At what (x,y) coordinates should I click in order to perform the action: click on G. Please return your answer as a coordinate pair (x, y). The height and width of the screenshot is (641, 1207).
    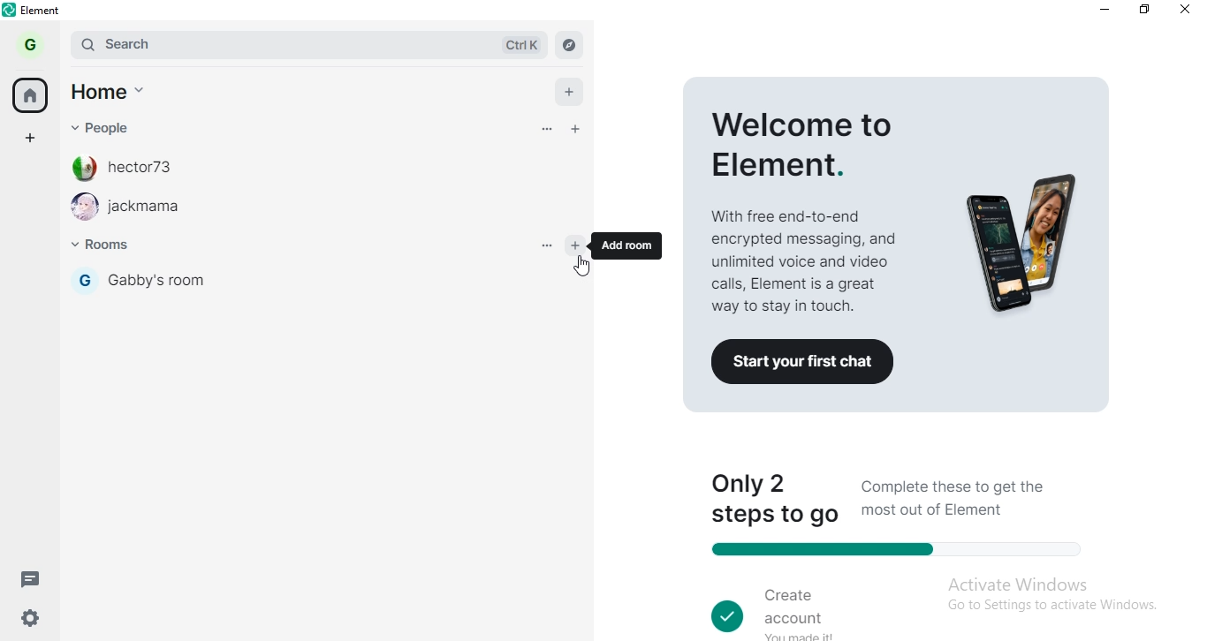
    Looking at the image, I should click on (83, 281).